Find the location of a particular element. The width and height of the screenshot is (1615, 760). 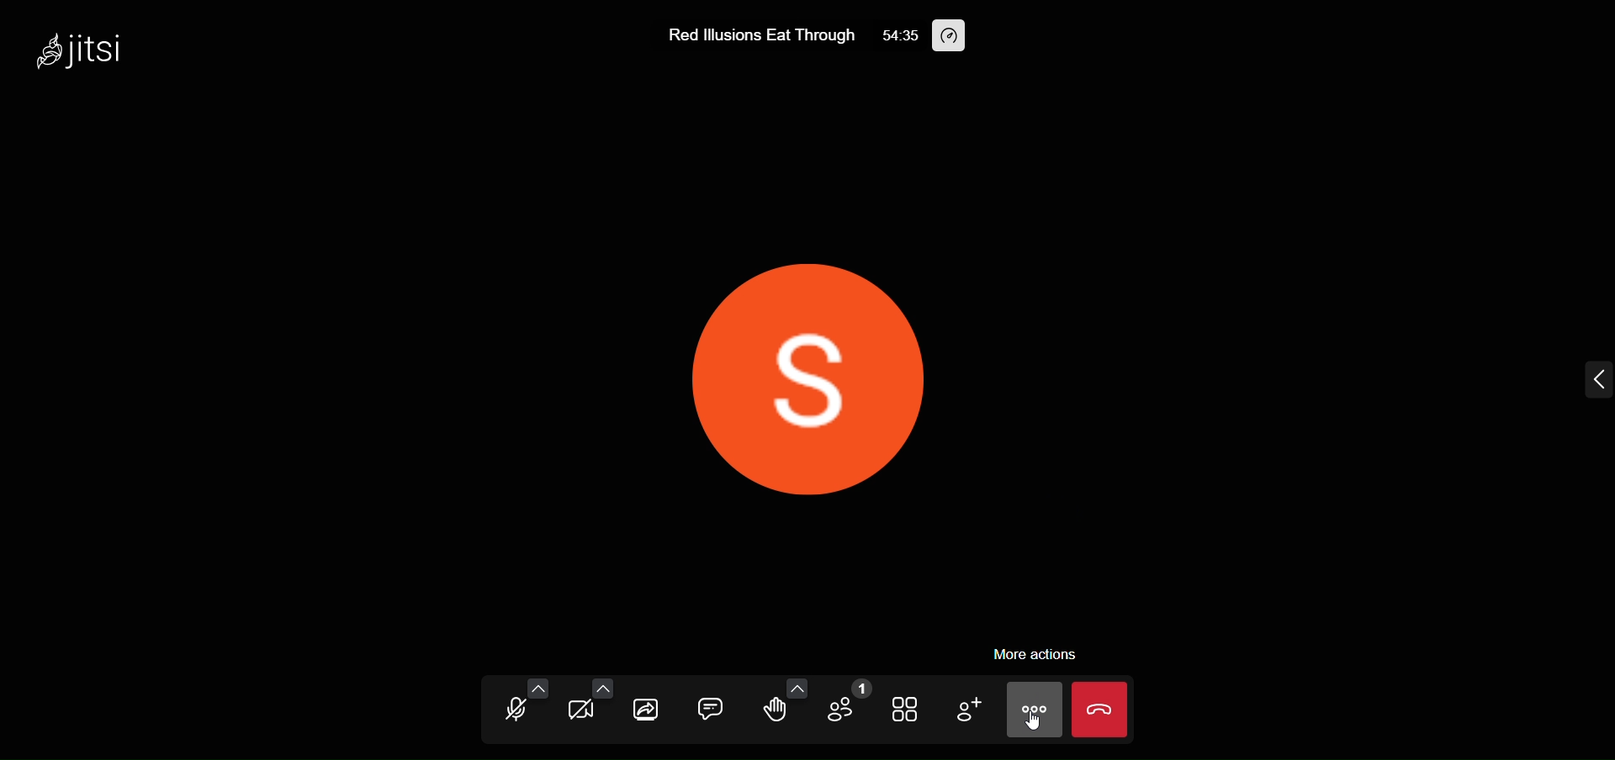

jitsi is located at coordinates (92, 48).